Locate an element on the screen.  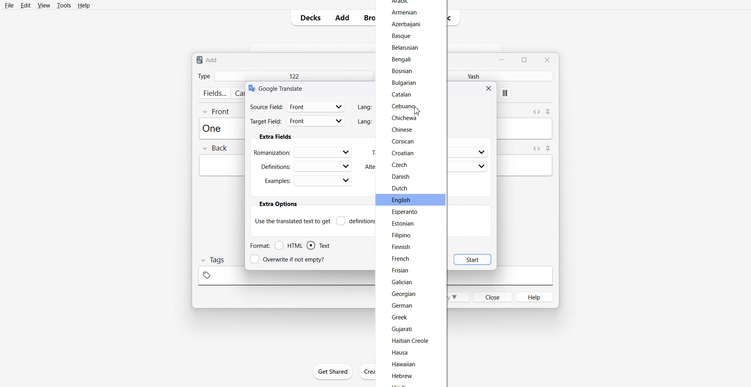
Minimize is located at coordinates (503, 59).